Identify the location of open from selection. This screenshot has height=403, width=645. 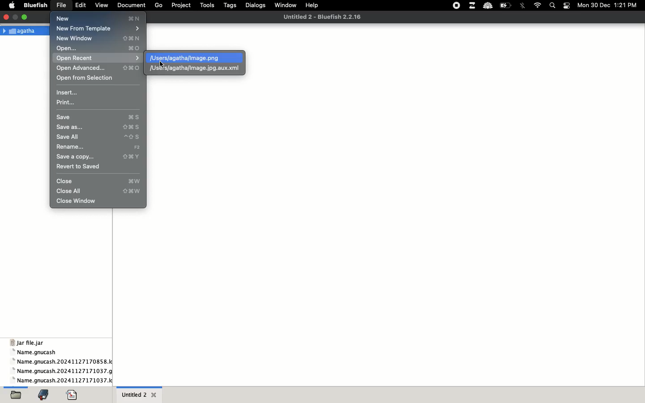
(92, 78).